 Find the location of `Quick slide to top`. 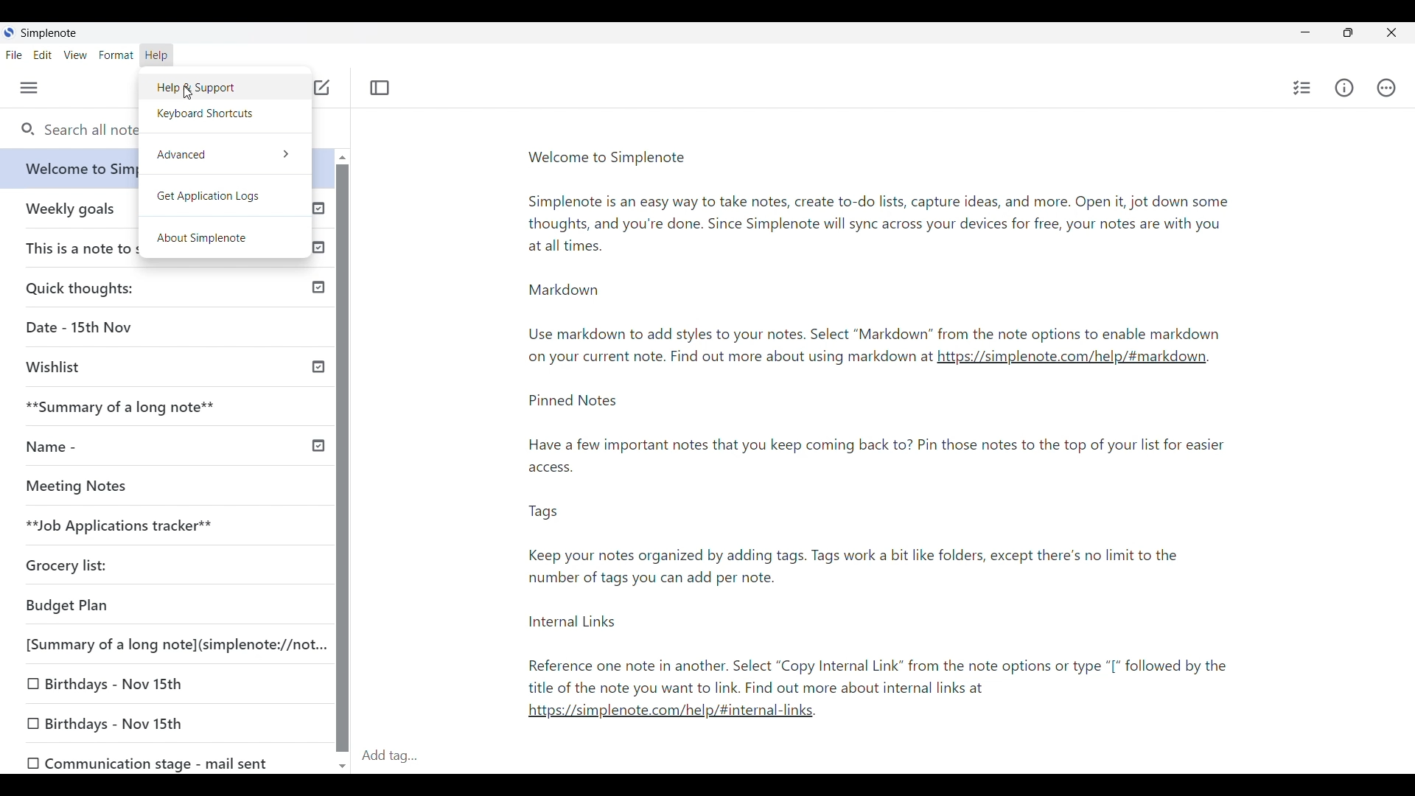

Quick slide to top is located at coordinates (343, 157).